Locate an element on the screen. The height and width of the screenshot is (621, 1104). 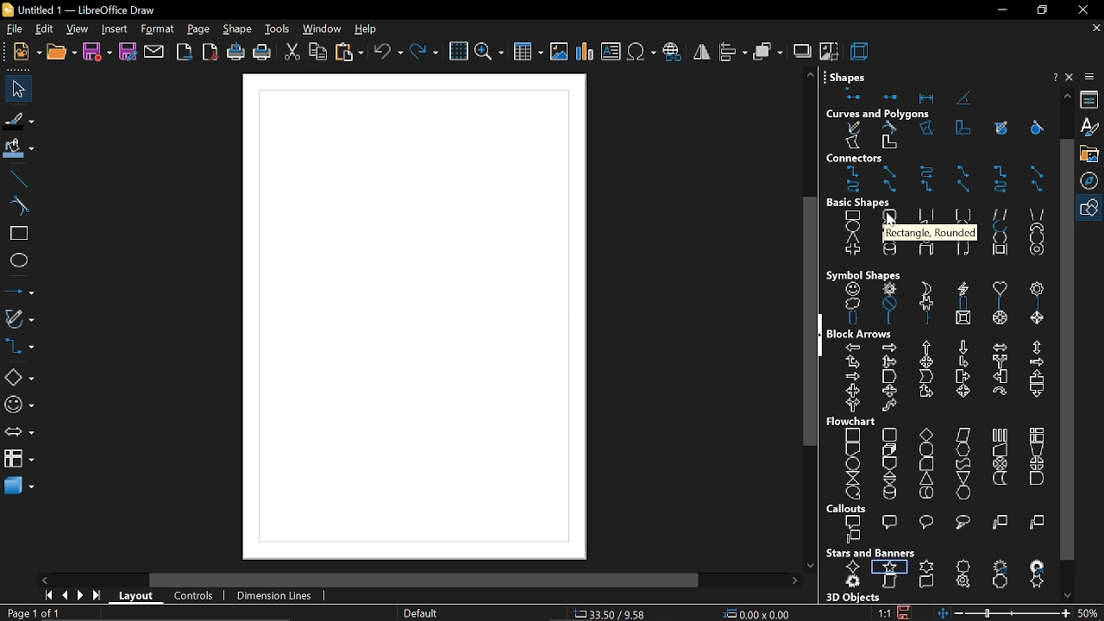
format is located at coordinates (157, 30).